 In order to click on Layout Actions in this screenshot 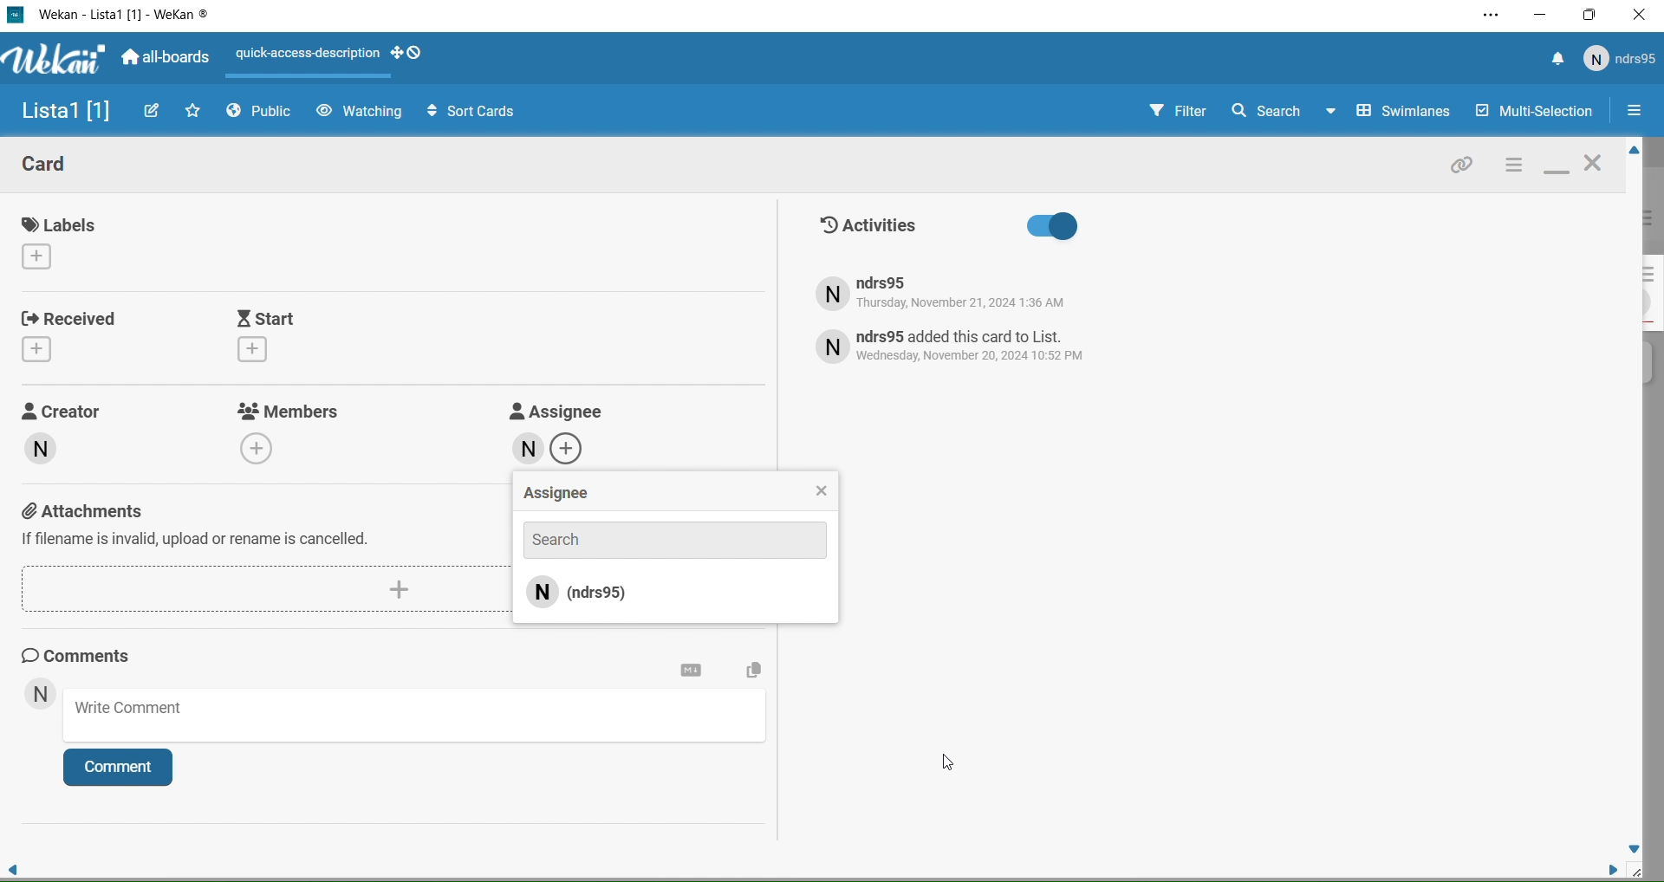, I will do `click(305, 55)`.